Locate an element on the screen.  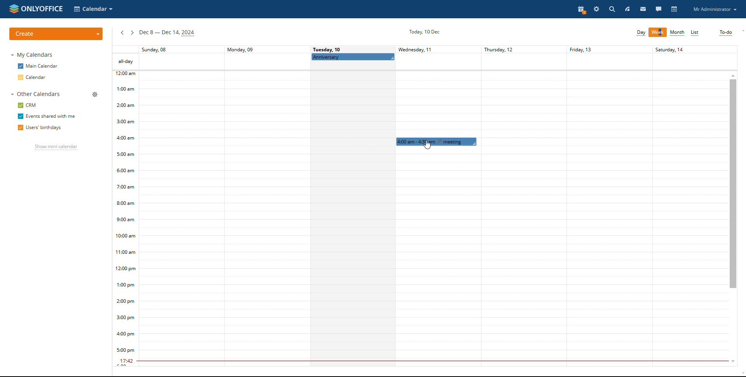
day view is located at coordinates (641, 33).